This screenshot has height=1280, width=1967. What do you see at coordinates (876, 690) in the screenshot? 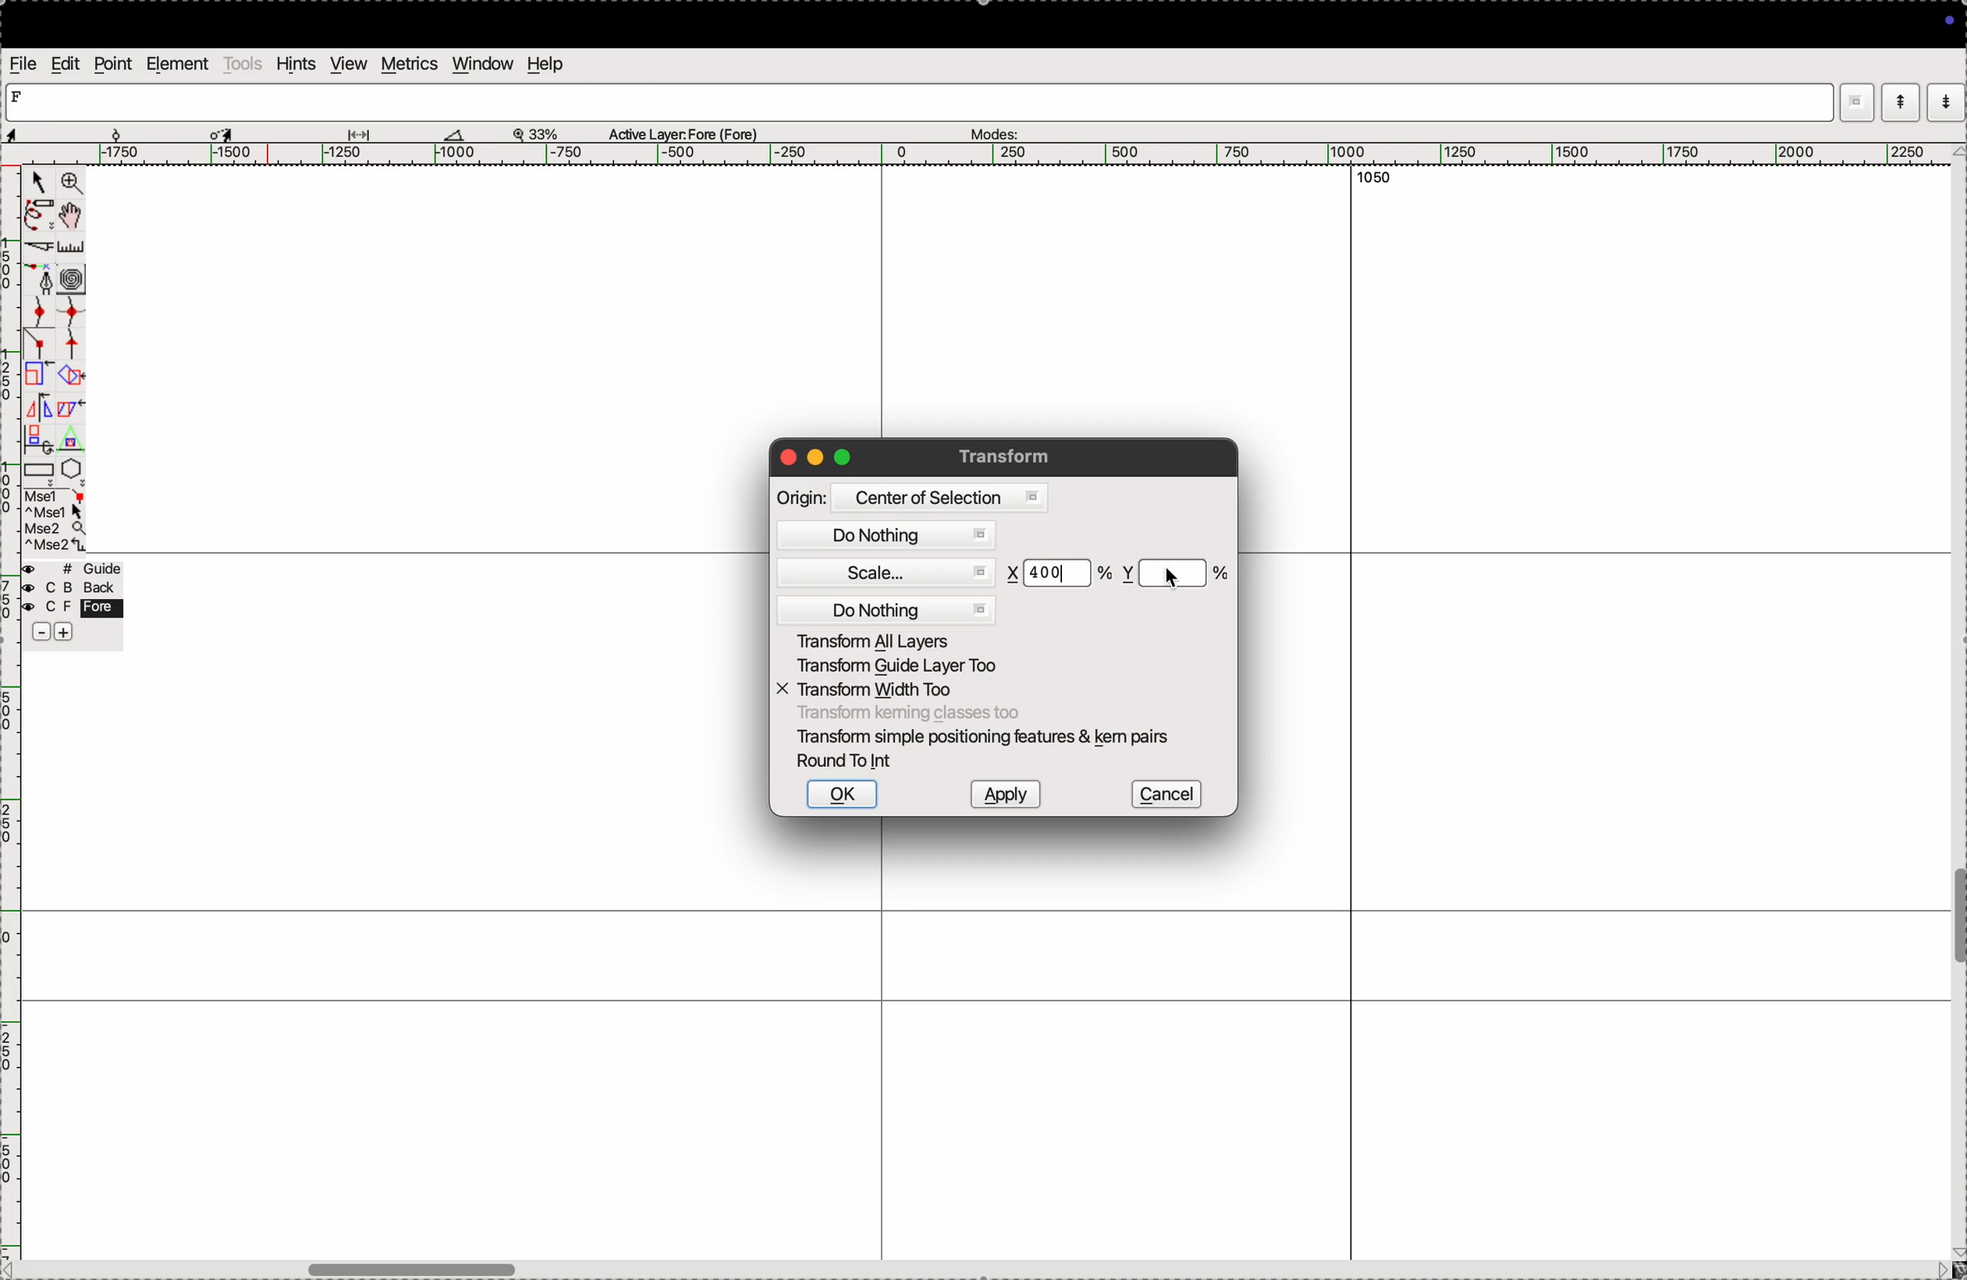
I see `transform width too` at bounding box center [876, 690].